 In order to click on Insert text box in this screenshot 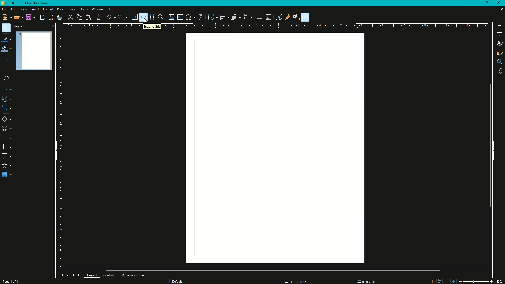, I will do `click(179, 17)`.